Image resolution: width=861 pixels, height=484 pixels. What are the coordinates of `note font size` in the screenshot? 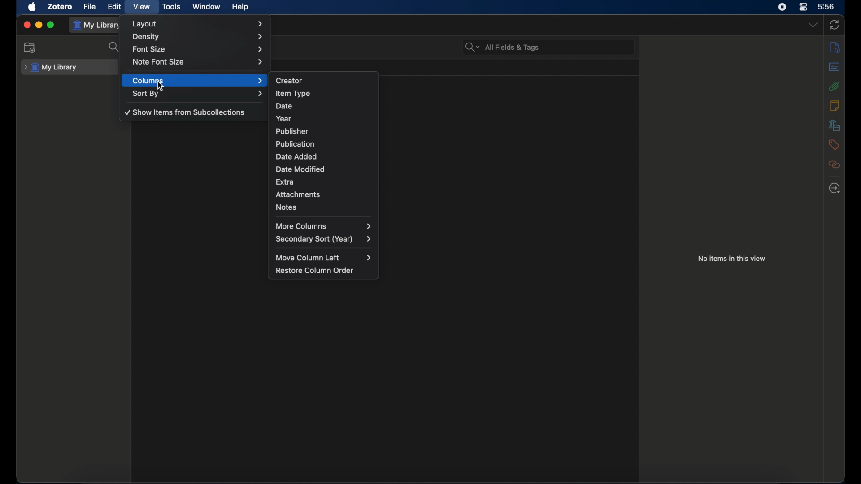 It's located at (200, 62).